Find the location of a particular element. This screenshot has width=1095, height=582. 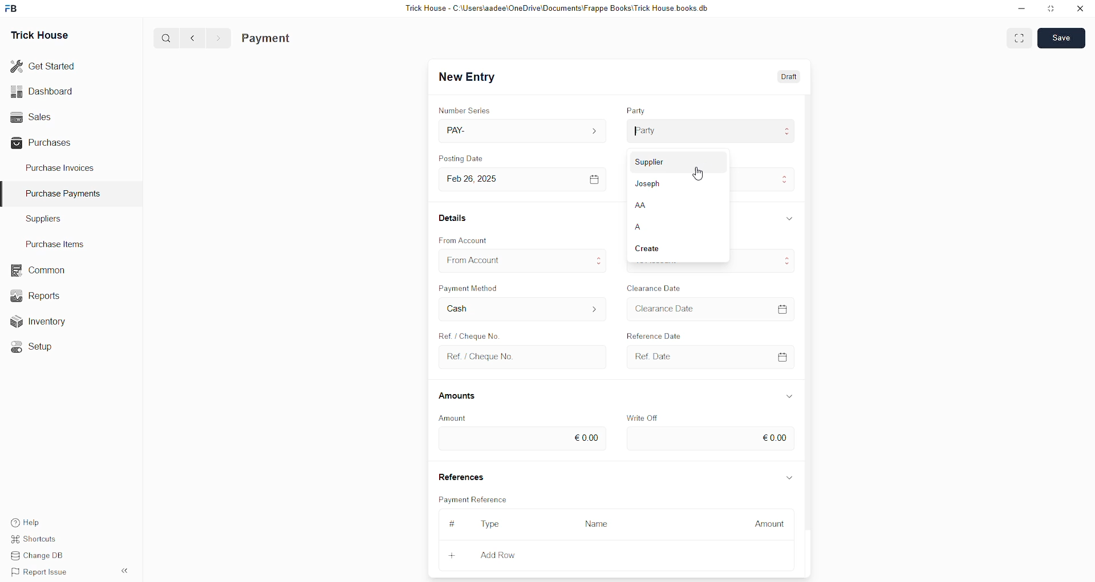

+ is located at coordinates (451, 556).